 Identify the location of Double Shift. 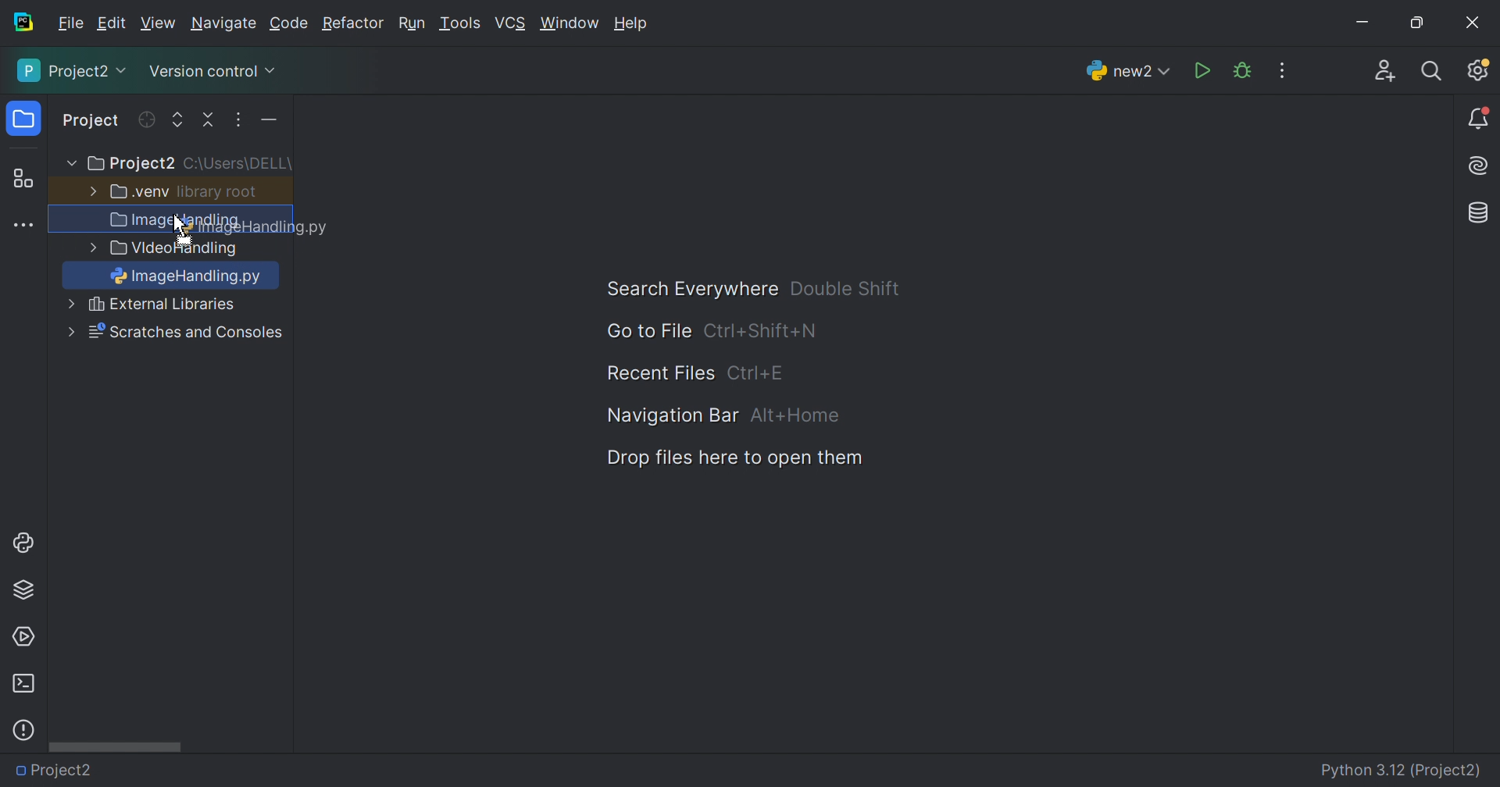
(845, 288).